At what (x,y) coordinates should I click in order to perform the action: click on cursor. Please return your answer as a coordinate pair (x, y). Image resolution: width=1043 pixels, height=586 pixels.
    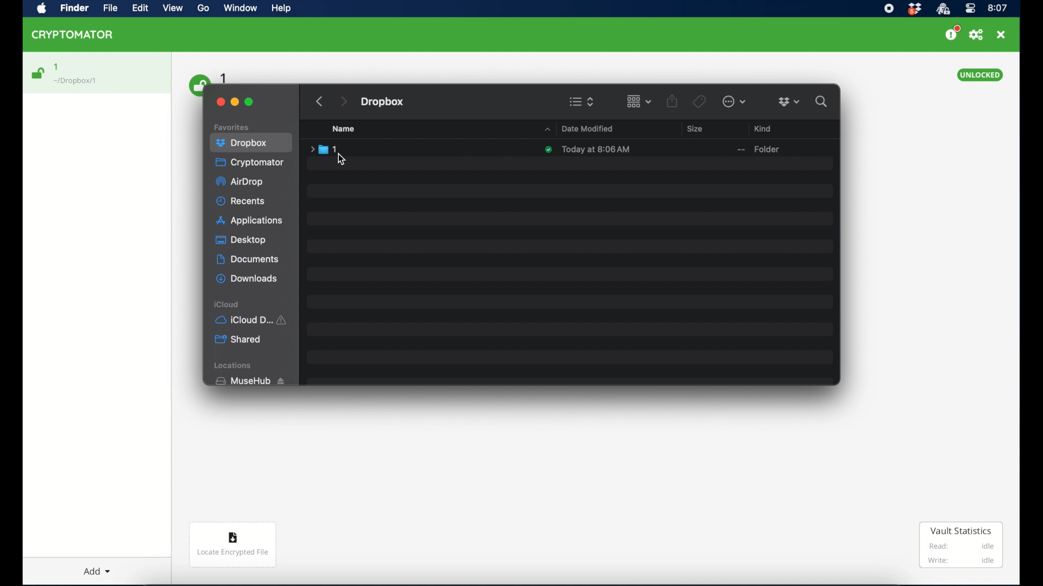
    Looking at the image, I should click on (347, 157).